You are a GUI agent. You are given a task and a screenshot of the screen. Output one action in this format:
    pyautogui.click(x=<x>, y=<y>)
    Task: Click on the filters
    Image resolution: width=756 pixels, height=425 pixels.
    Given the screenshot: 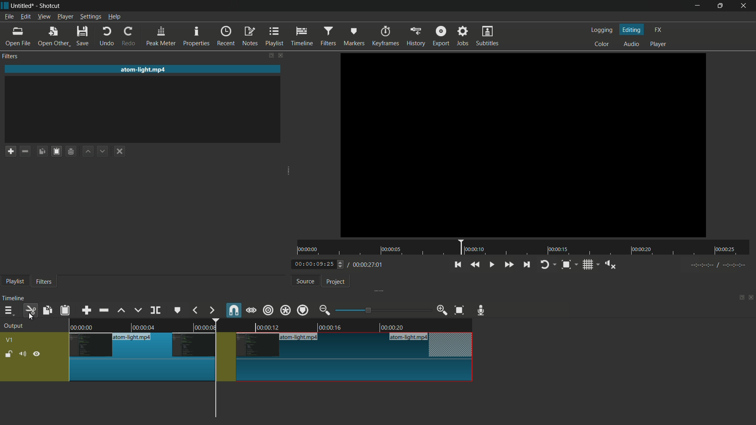 What is the action you would take?
    pyautogui.click(x=330, y=36)
    